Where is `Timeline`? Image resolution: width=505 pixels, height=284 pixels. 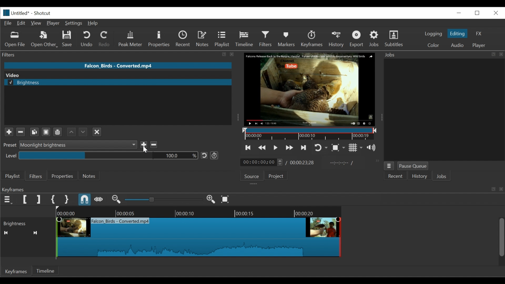
Timeline is located at coordinates (46, 270).